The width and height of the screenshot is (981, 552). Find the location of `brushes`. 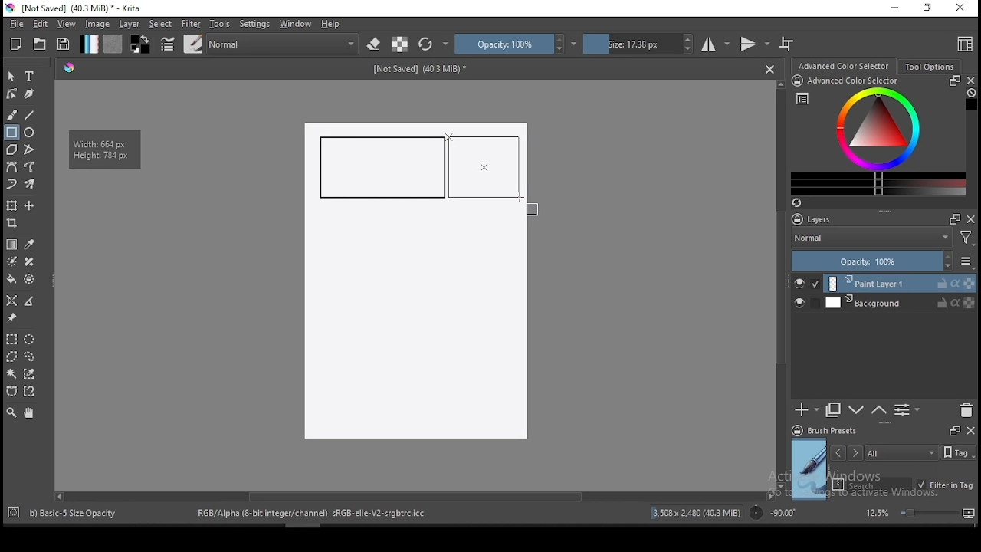

brushes is located at coordinates (193, 44).